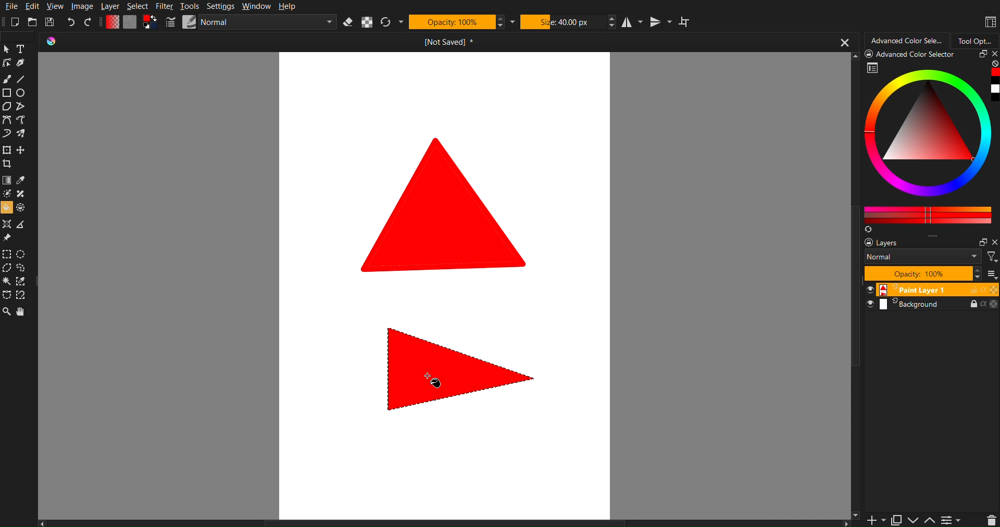  What do you see at coordinates (251, 24) in the screenshot?
I see `Brush Settings` at bounding box center [251, 24].